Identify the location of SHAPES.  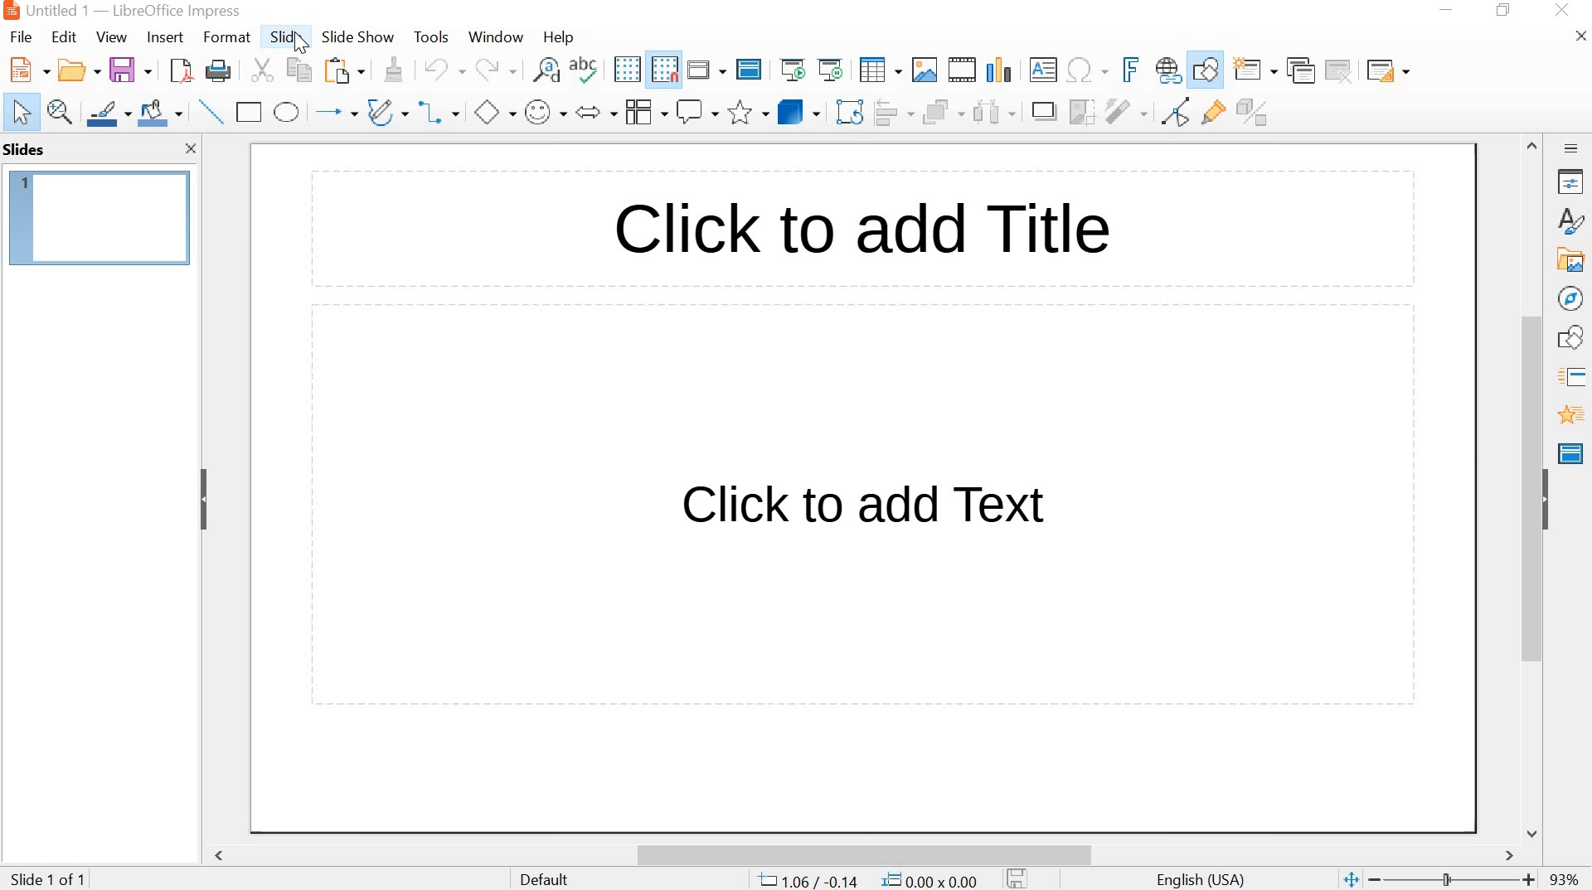
(1573, 337).